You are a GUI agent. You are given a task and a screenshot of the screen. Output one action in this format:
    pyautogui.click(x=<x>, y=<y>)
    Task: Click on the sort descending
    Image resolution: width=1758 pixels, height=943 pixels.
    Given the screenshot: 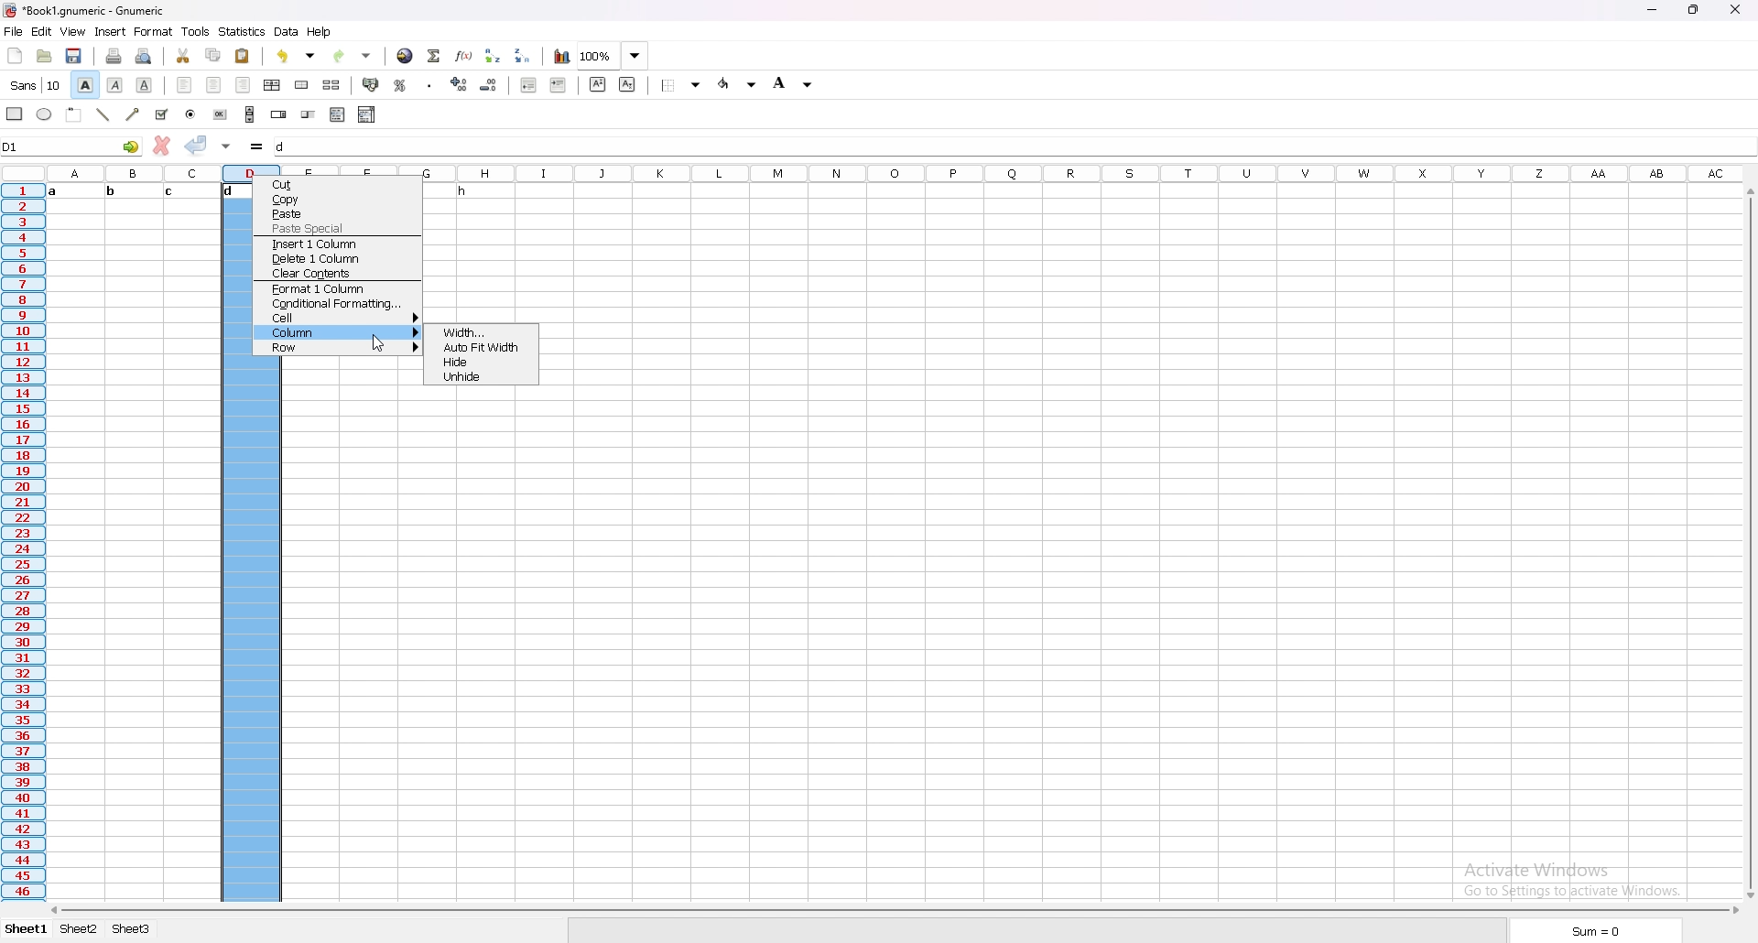 What is the action you would take?
    pyautogui.click(x=523, y=55)
    